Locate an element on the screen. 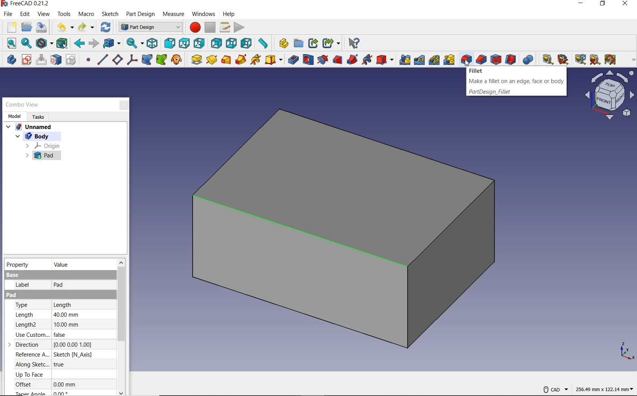  pad is located at coordinates (196, 60).